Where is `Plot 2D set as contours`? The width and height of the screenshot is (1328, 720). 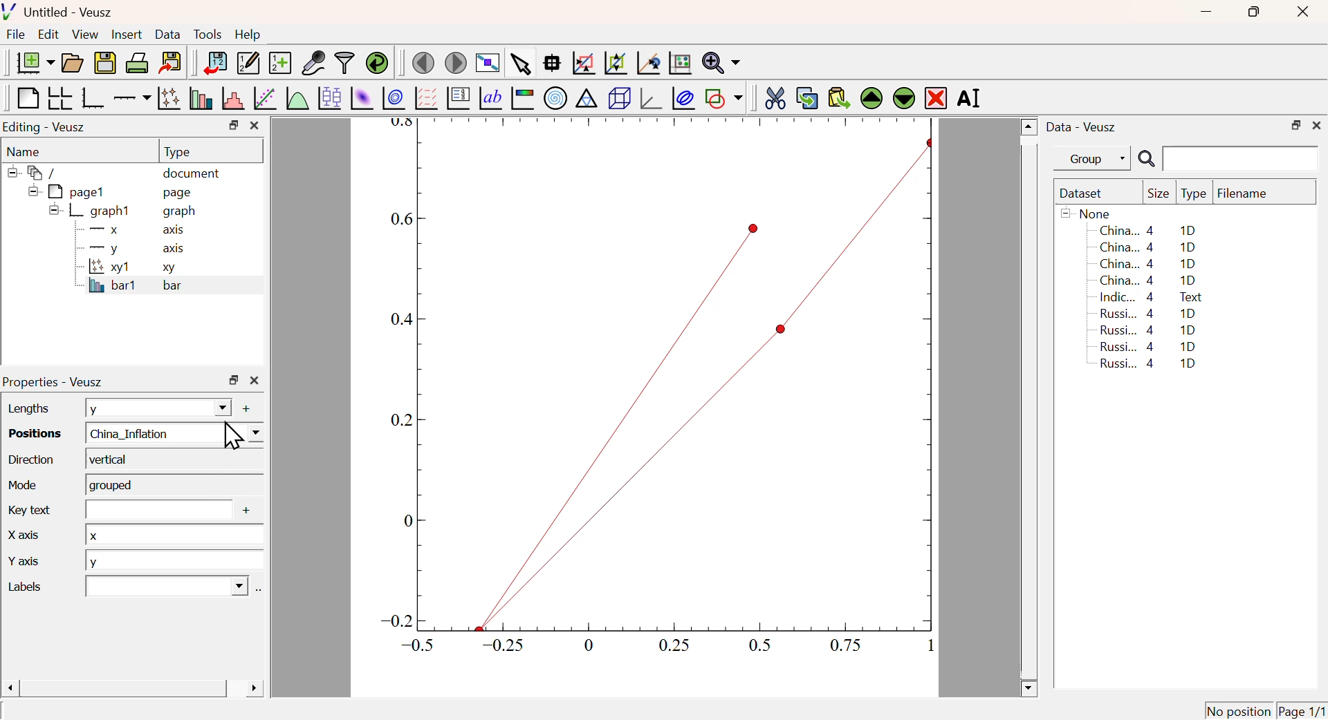
Plot 2D set as contours is located at coordinates (394, 99).